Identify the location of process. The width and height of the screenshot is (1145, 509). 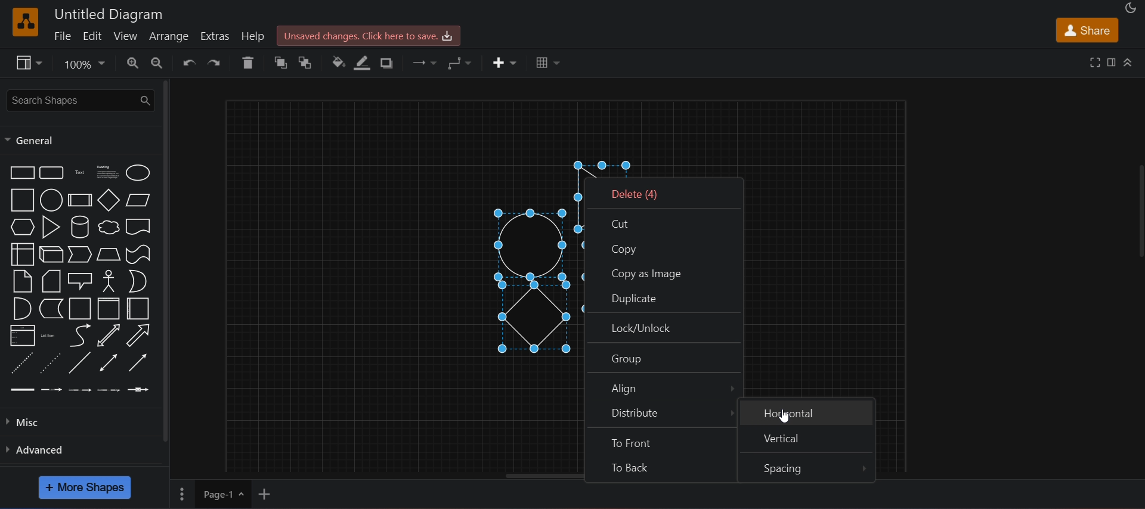
(79, 200).